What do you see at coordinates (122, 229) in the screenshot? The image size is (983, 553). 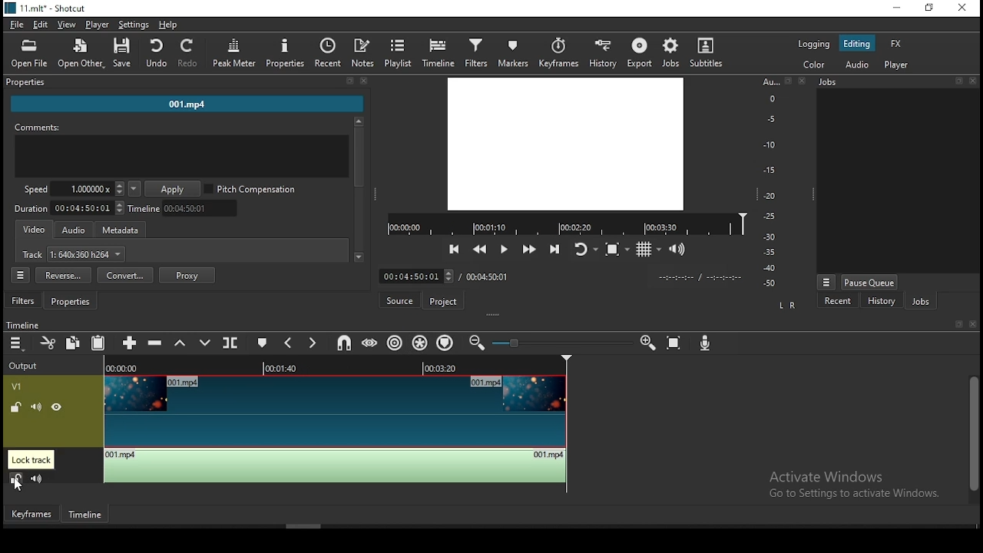 I see `metadata` at bounding box center [122, 229].